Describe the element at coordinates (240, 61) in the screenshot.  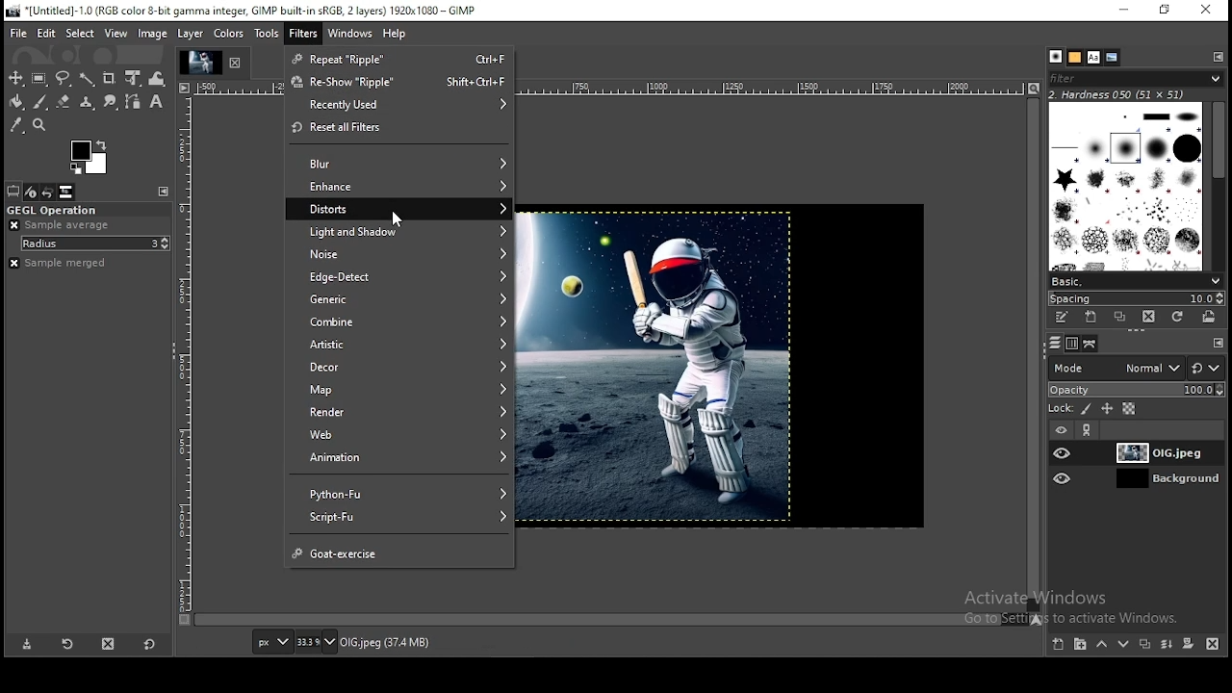
I see `close` at that location.